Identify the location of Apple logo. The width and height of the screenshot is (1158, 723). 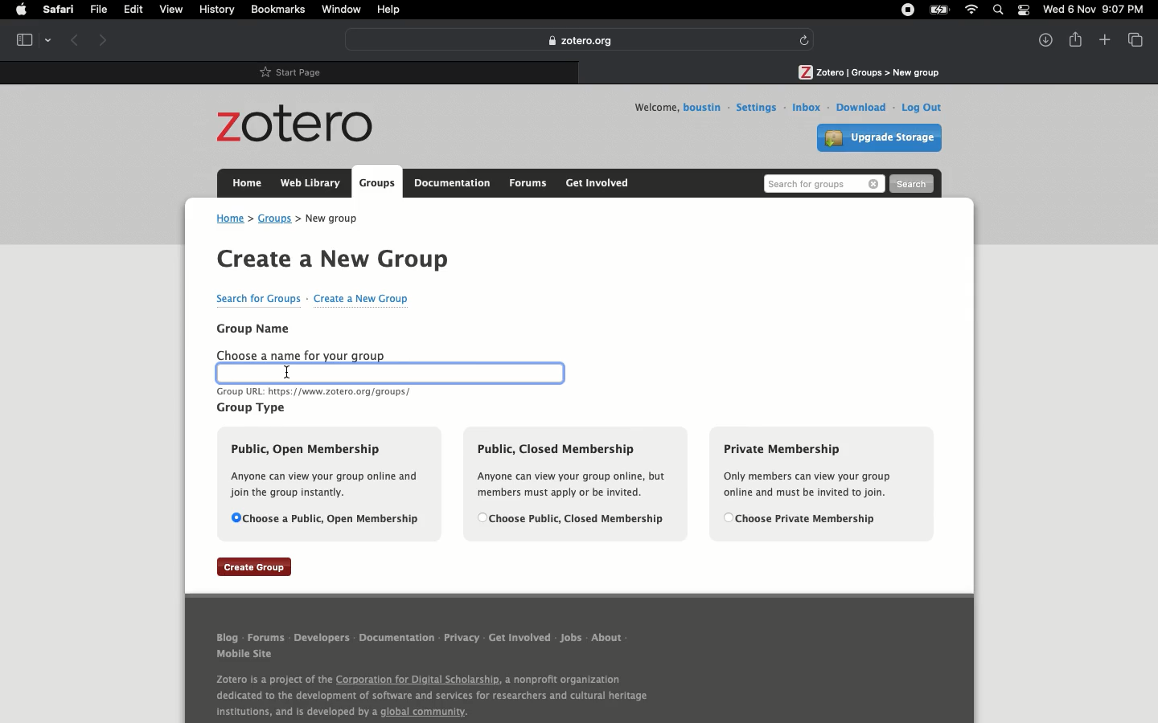
(20, 10).